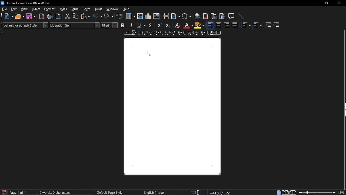 The width and height of the screenshot is (346, 195). Describe the element at coordinates (140, 17) in the screenshot. I see `insert image` at that location.